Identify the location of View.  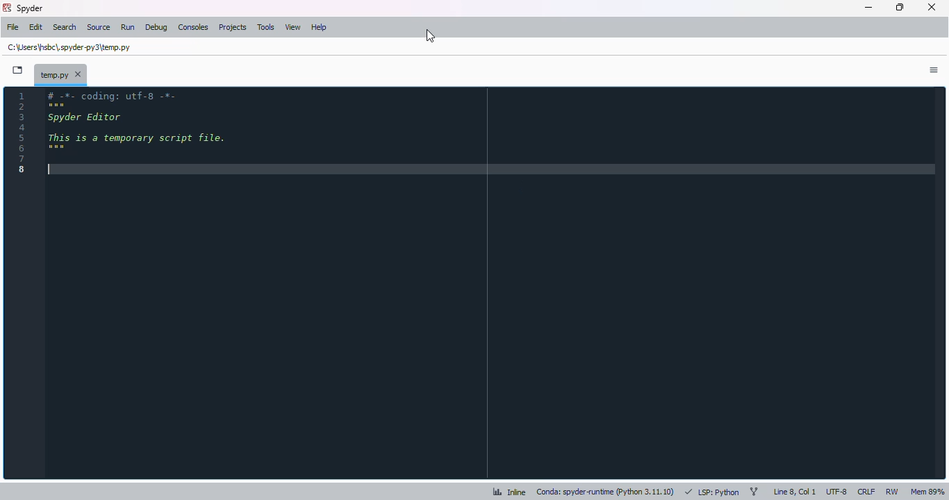
(292, 28).